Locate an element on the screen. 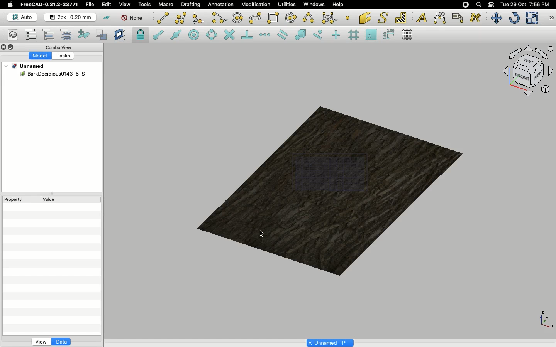 This screenshot has width=556, height=347. Create working plane proxy is located at coordinates (103, 35).